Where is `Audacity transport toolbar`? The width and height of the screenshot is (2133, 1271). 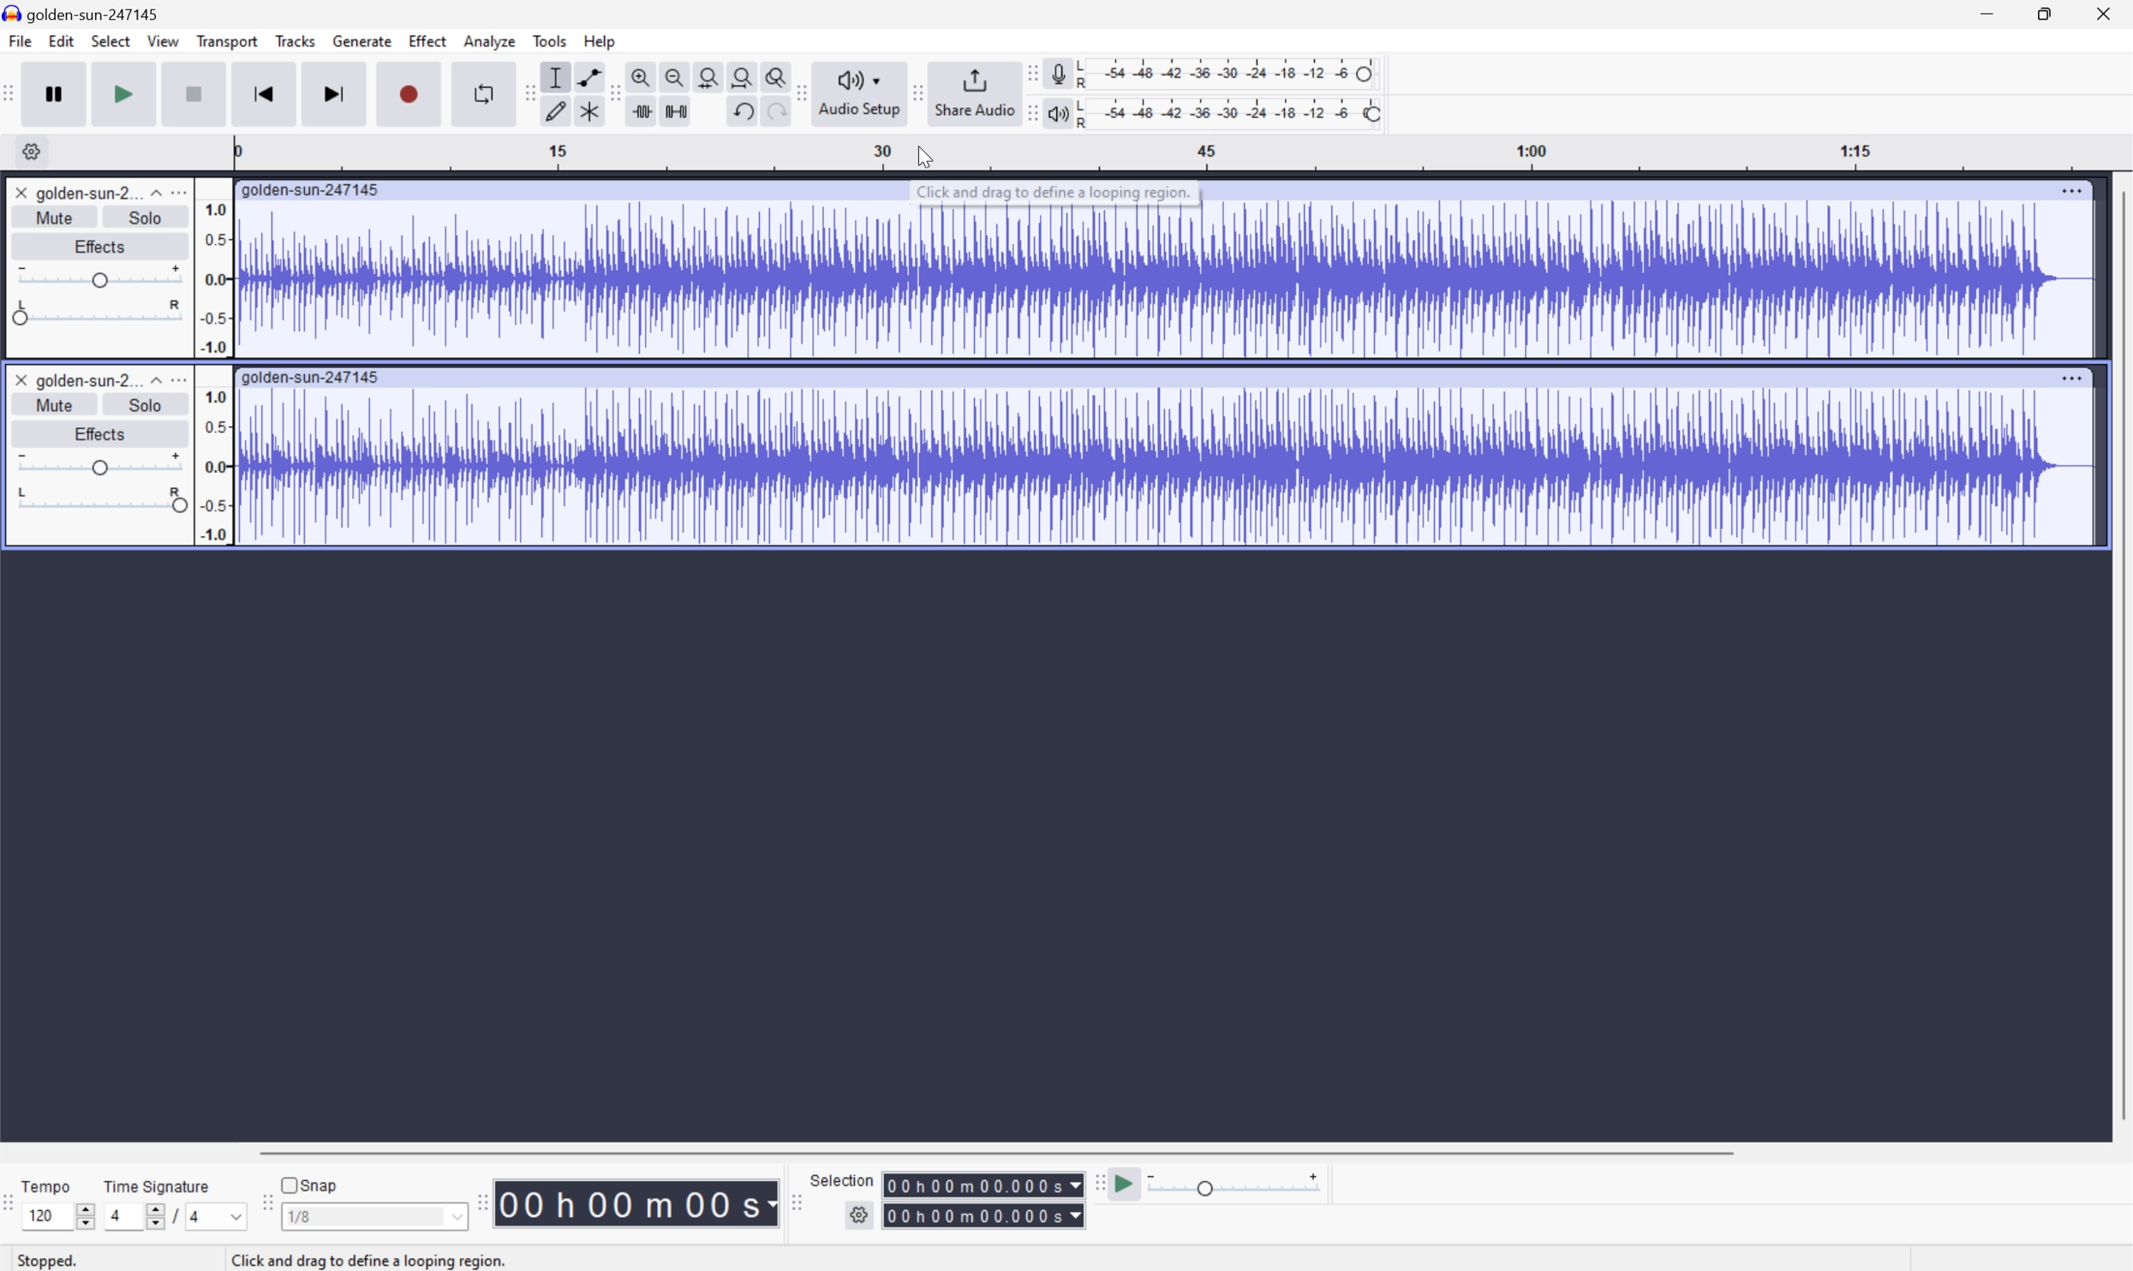
Audacity transport toolbar is located at coordinates (15, 94).